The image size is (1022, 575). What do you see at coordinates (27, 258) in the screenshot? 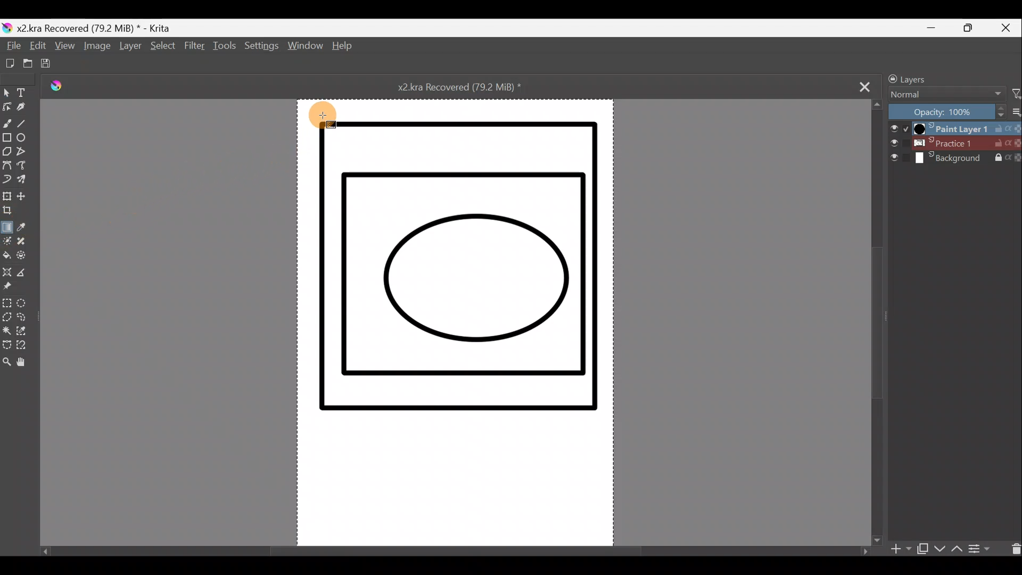
I see `Enclose & fill tool` at bounding box center [27, 258].